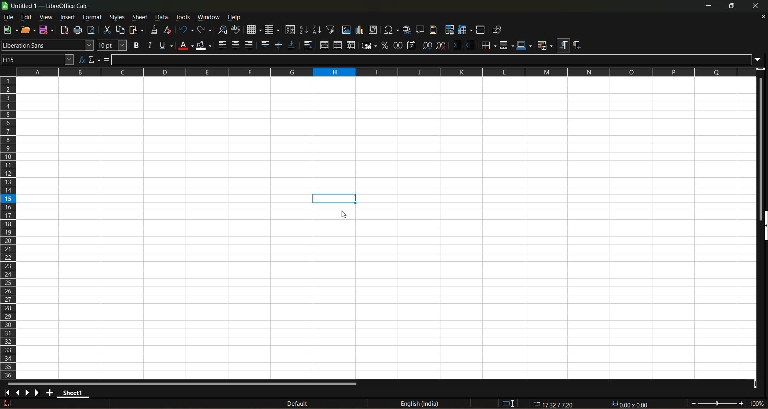 The image size is (768, 409). What do you see at coordinates (223, 30) in the screenshot?
I see `find and replace` at bounding box center [223, 30].